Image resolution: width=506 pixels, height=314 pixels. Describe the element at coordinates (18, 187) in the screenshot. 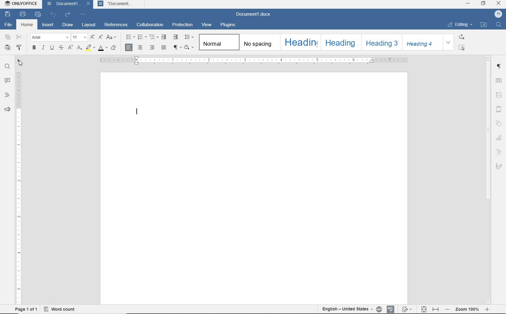

I see `RULER` at that location.